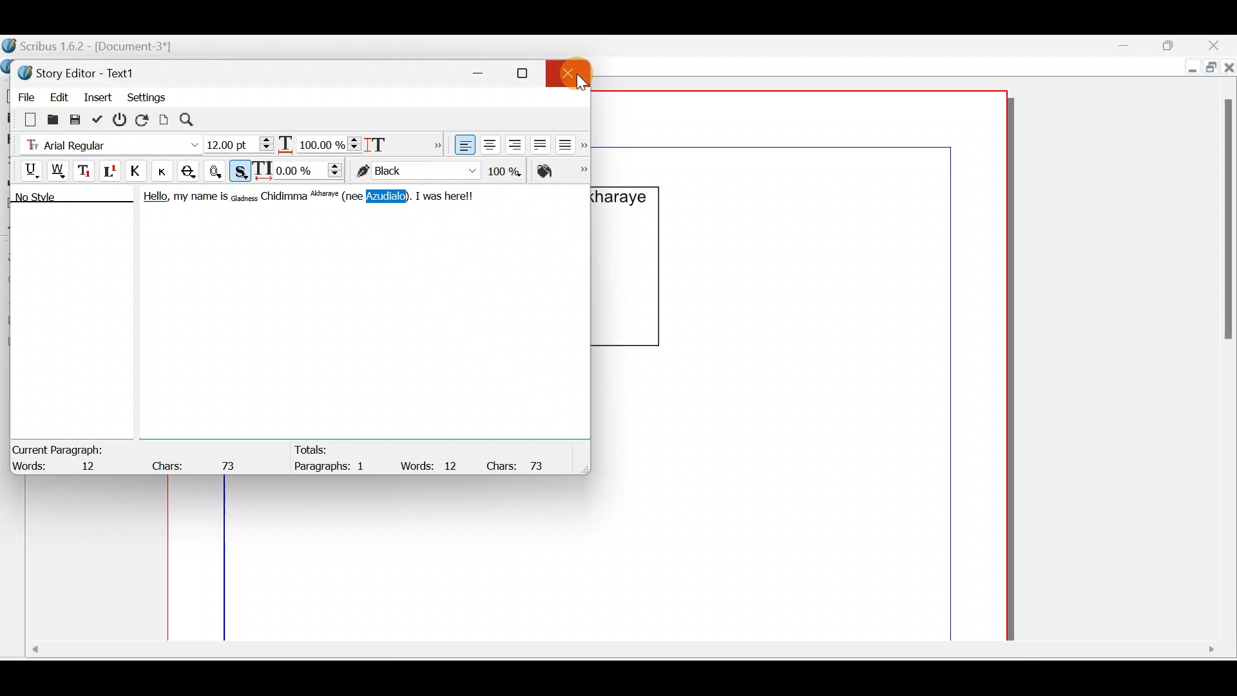 This screenshot has height=696, width=1237. I want to click on Color of text fill, so click(561, 171).